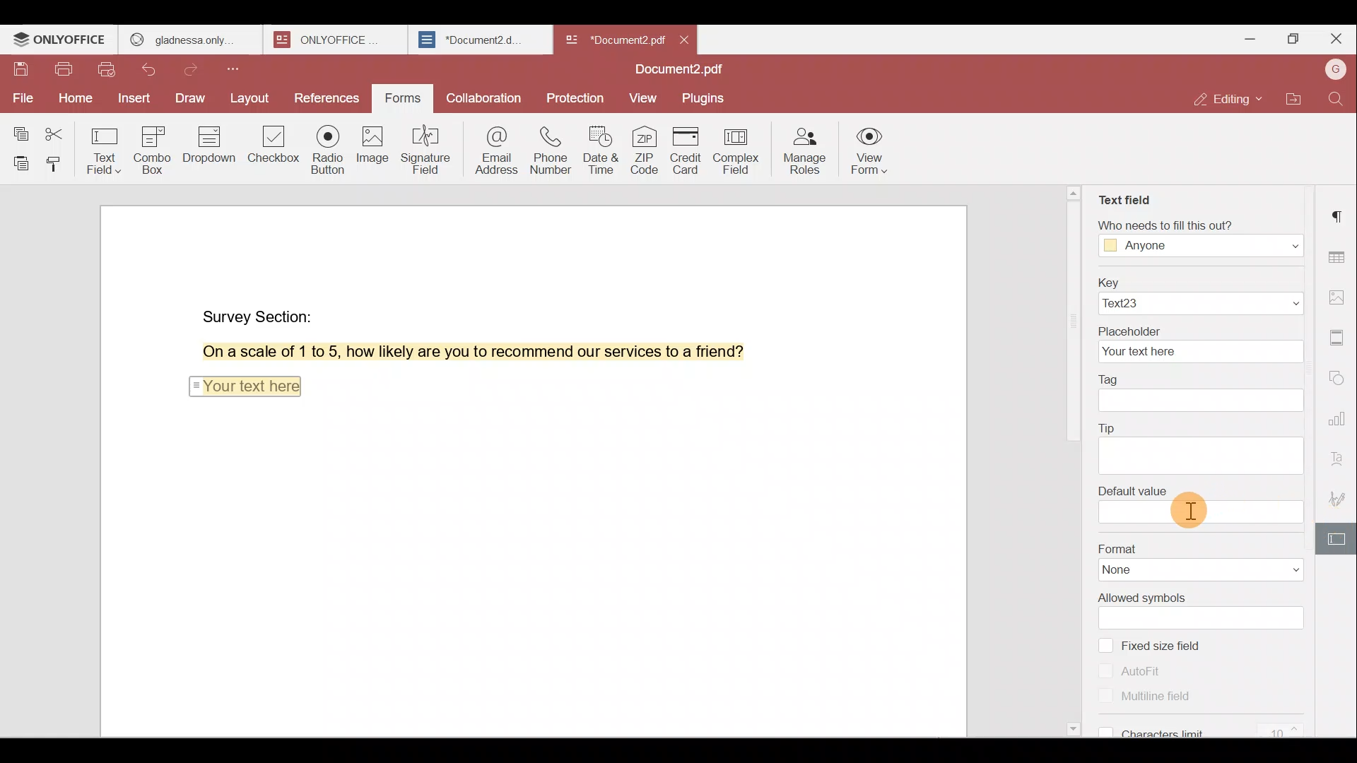 Image resolution: width=1357 pixels, height=763 pixels. I want to click on Copy, so click(20, 128).